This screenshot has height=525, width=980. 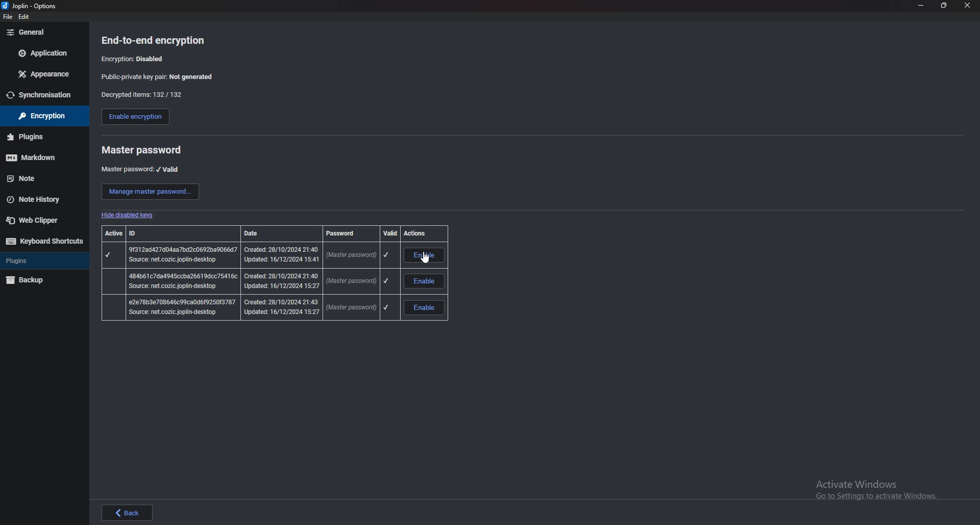 What do you see at coordinates (873, 489) in the screenshot?
I see `Activate Windows` at bounding box center [873, 489].